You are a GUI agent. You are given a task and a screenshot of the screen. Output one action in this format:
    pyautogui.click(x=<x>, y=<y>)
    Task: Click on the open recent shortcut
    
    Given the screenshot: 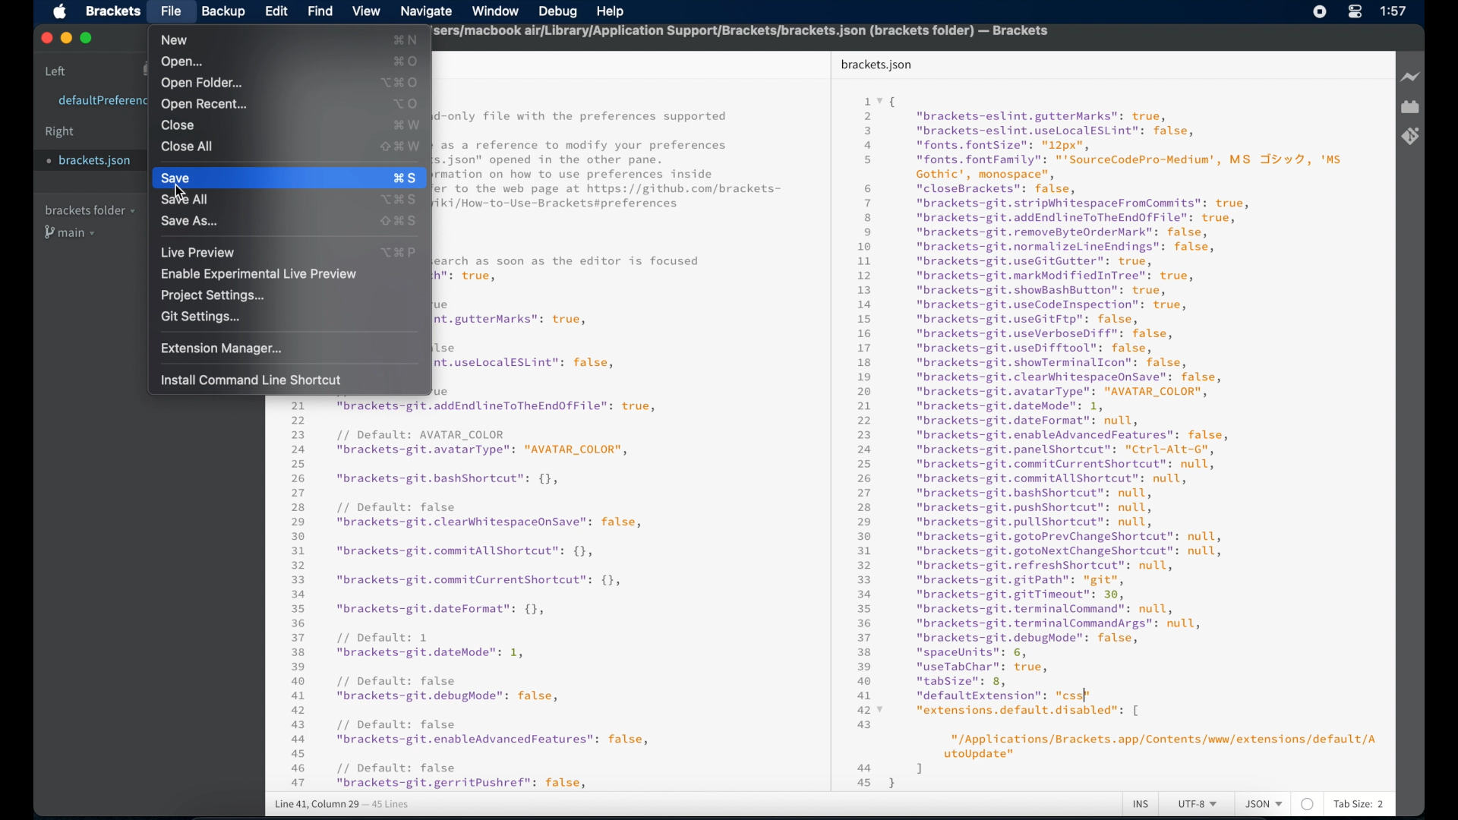 What is the action you would take?
    pyautogui.click(x=401, y=103)
    